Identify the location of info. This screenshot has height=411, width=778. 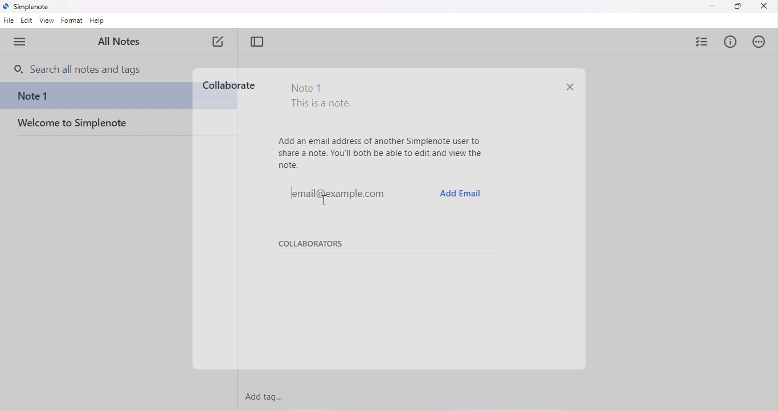
(730, 42).